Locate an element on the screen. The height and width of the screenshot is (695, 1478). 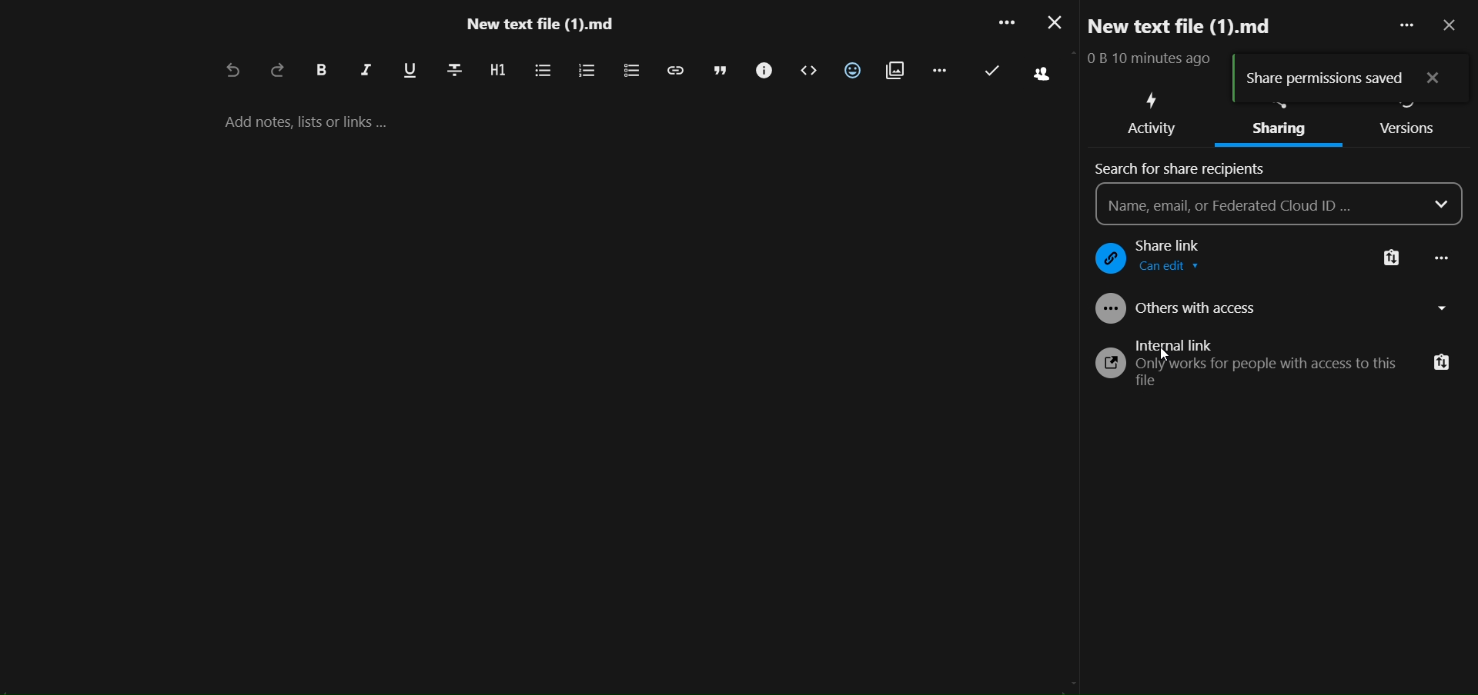
share link is located at coordinates (1183, 244).